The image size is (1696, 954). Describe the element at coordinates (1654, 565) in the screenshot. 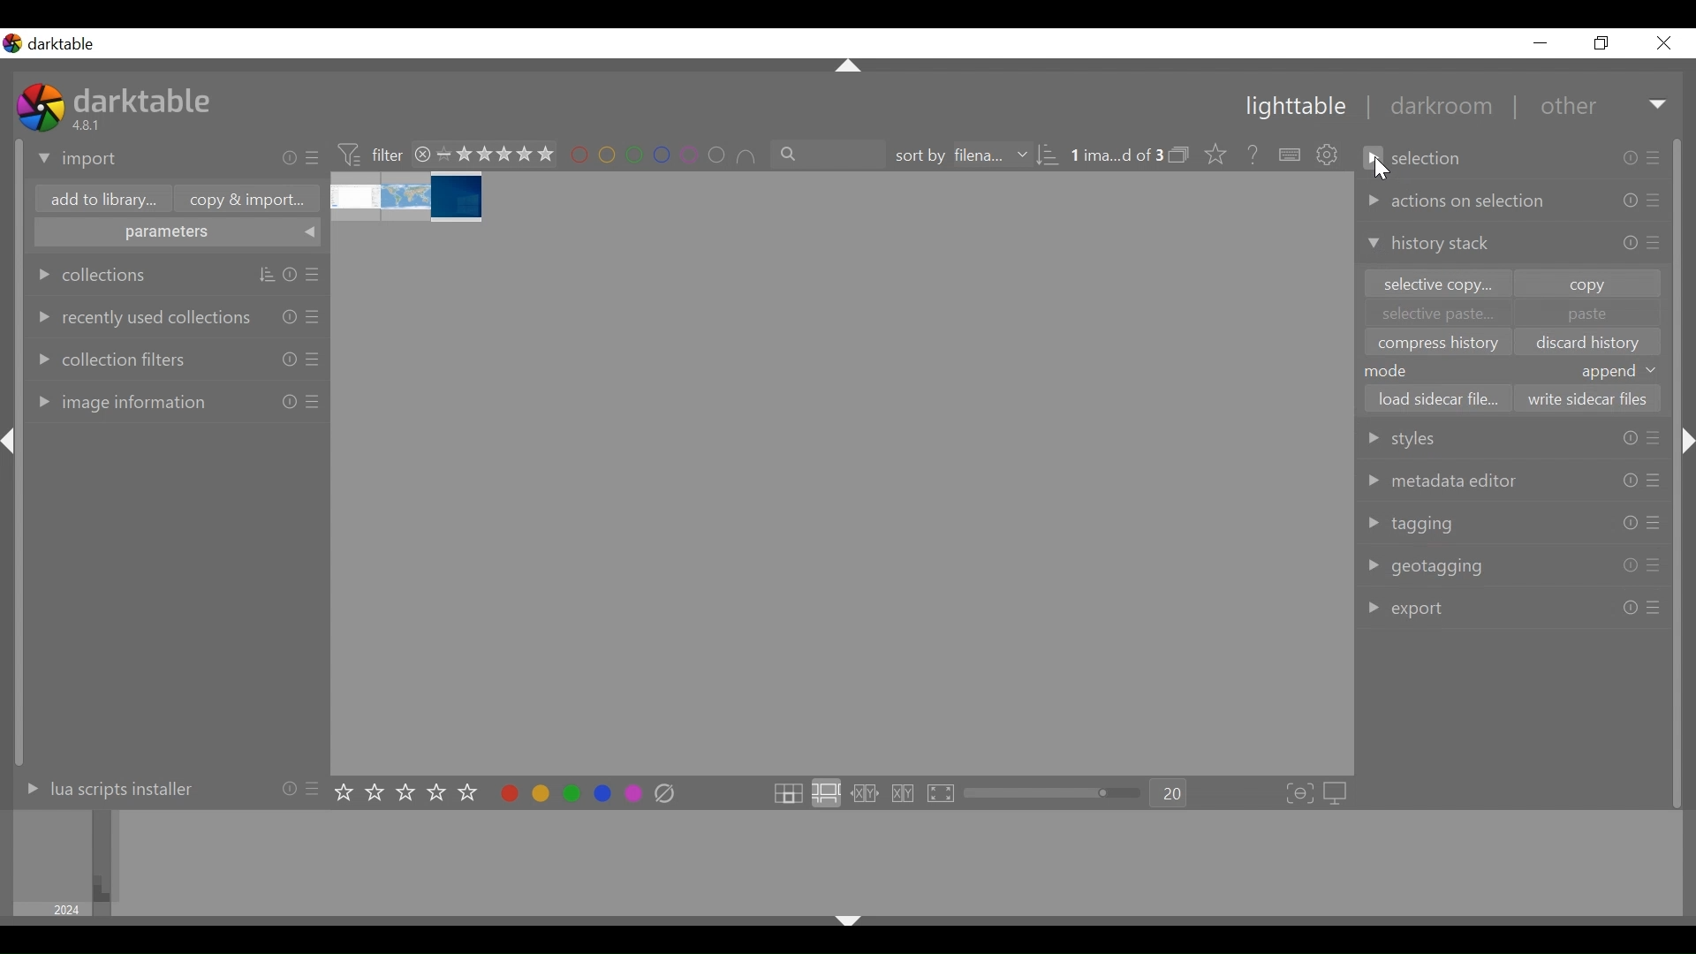

I see `presets` at that location.